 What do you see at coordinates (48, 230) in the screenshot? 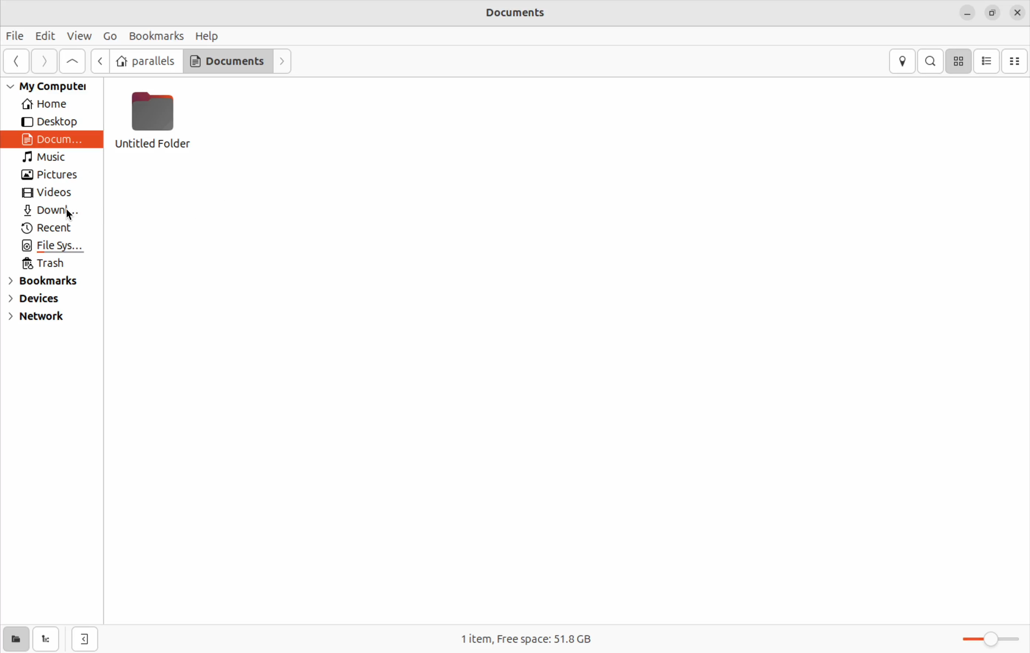
I see `recent` at bounding box center [48, 230].